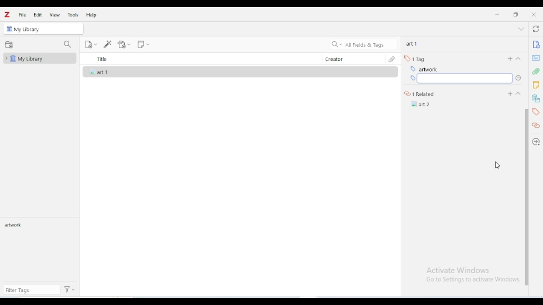  I want to click on 1 related, so click(419, 94).